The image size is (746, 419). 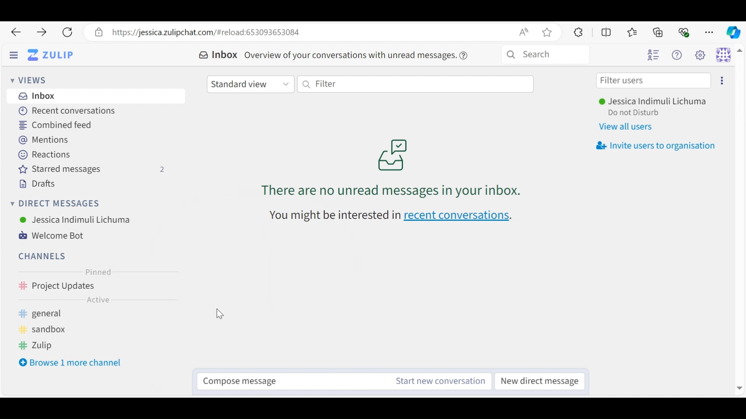 I want to click on overview message, so click(x=357, y=55).